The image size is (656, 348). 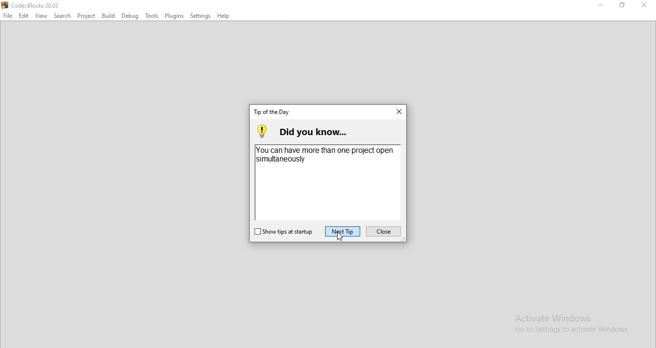 I want to click on Tools , so click(x=152, y=15).